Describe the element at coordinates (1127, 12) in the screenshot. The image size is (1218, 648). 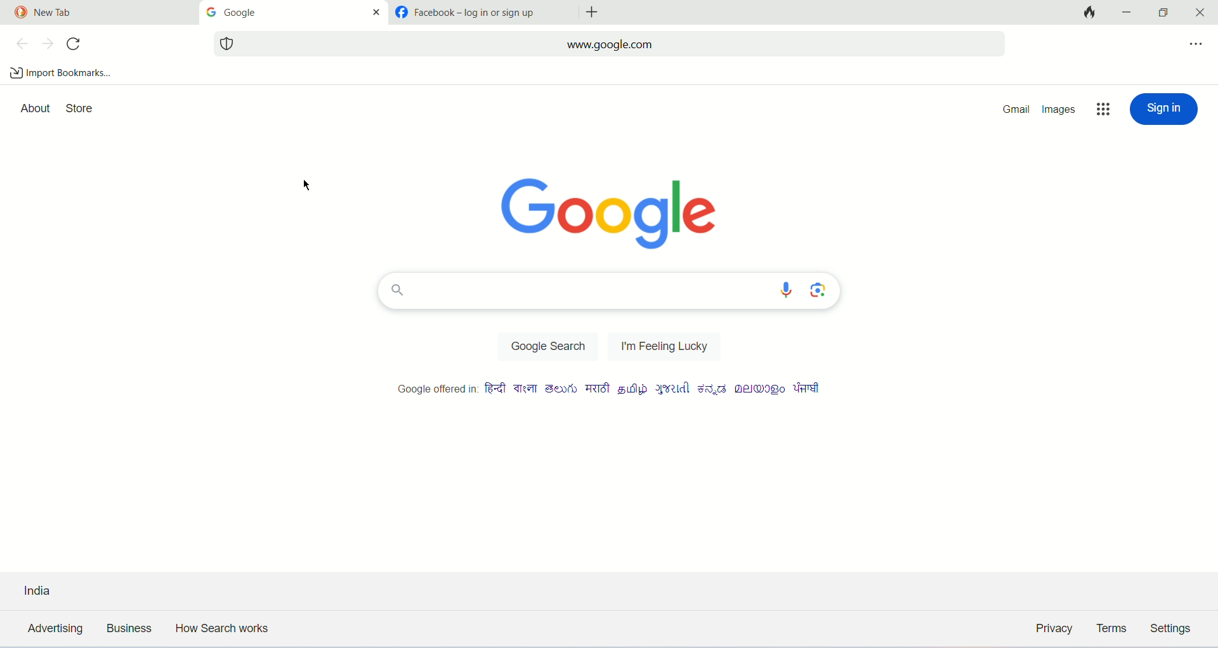
I see `minimize` at that location.